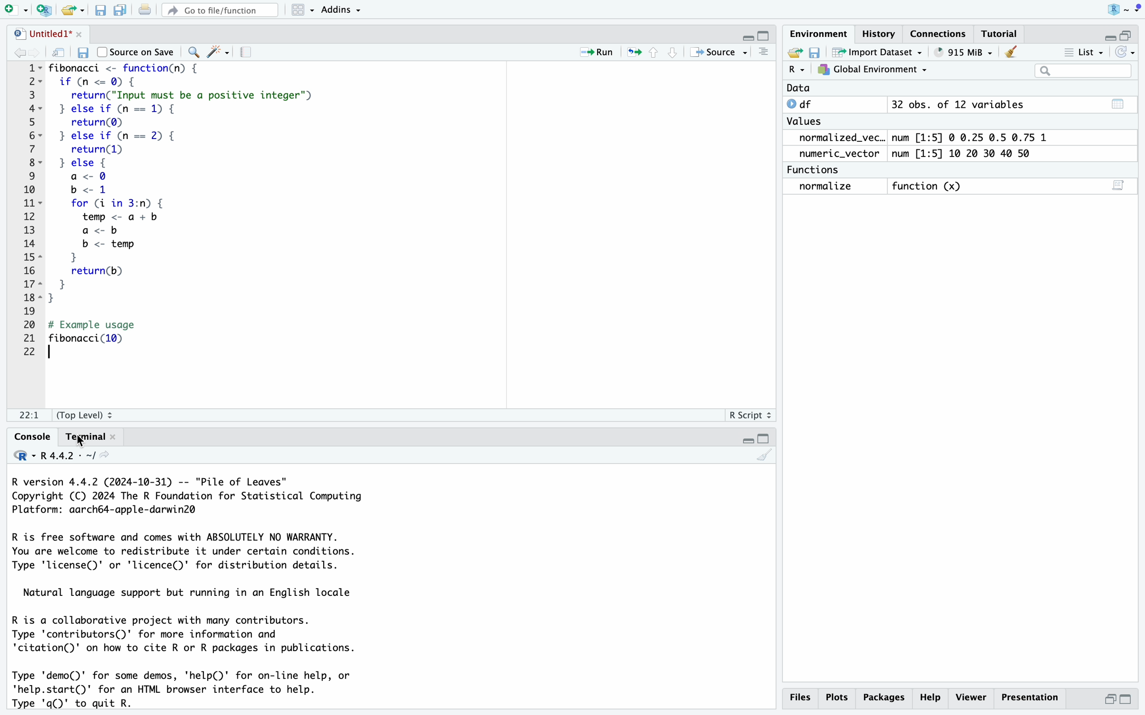  What do you see at coordinates (795, 52) in the screenshot?
I see `load workspace` at bounding box center [795, 52].